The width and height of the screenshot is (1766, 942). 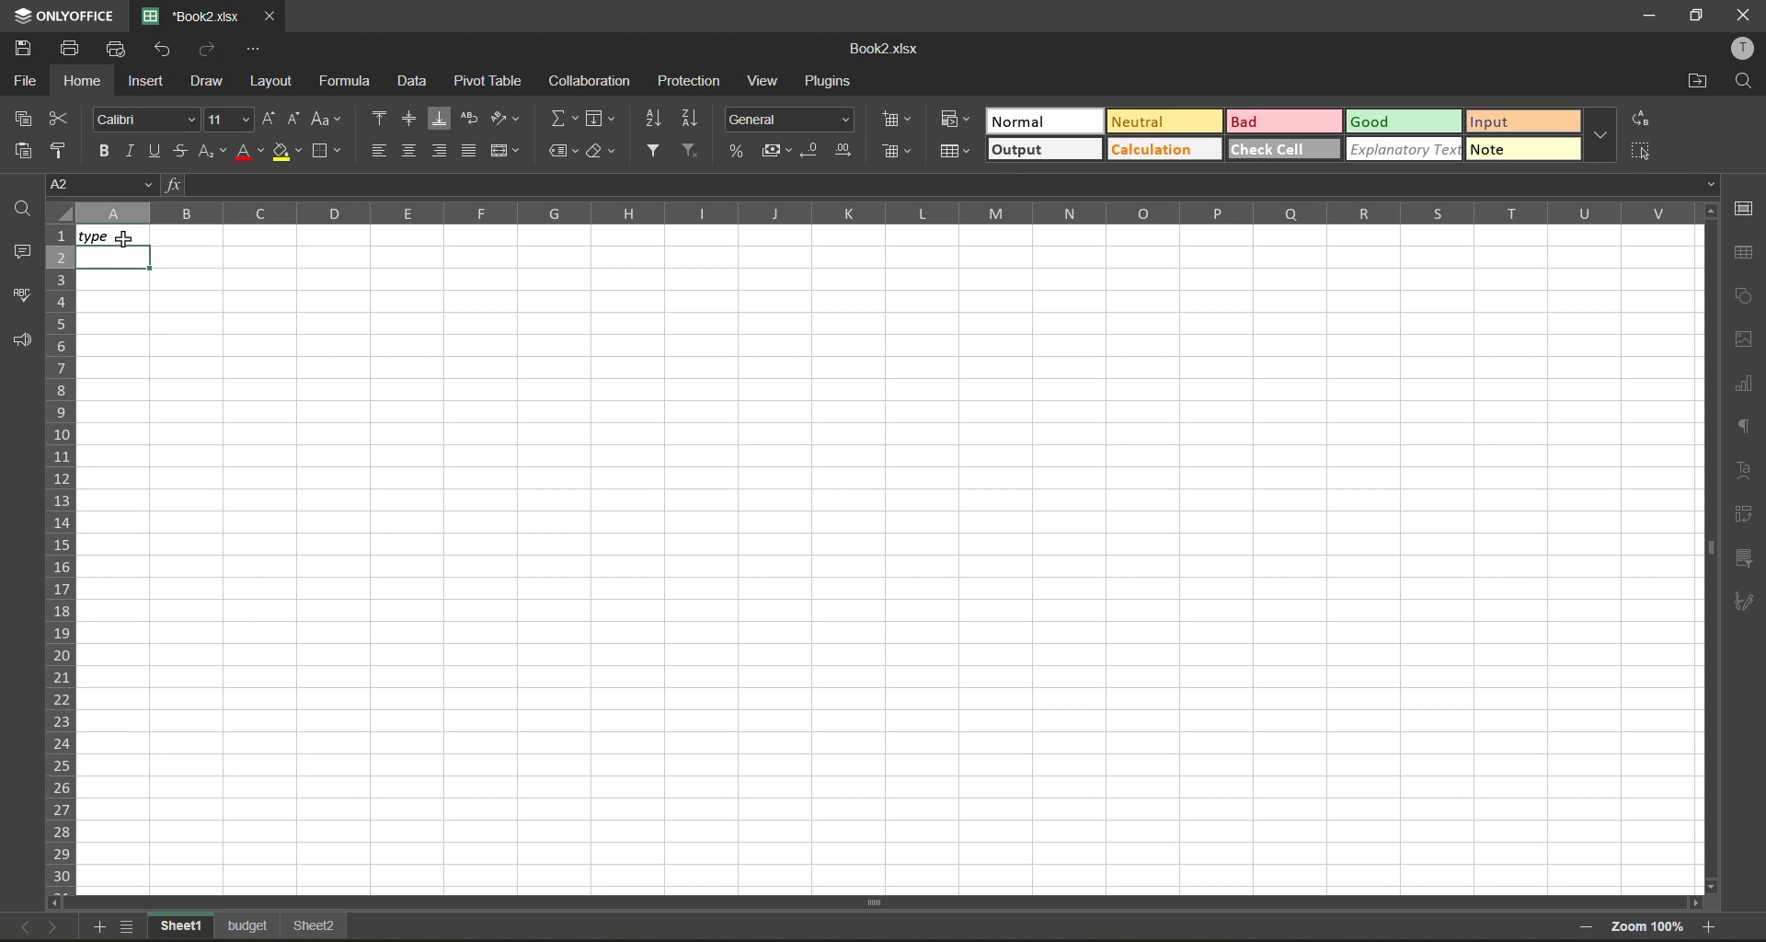 I want to click on borders, so click(x=326, y=154).